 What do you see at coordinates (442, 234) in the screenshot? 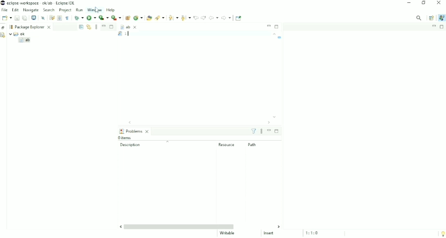
I see `Tip` at bounding box center [442, 234].